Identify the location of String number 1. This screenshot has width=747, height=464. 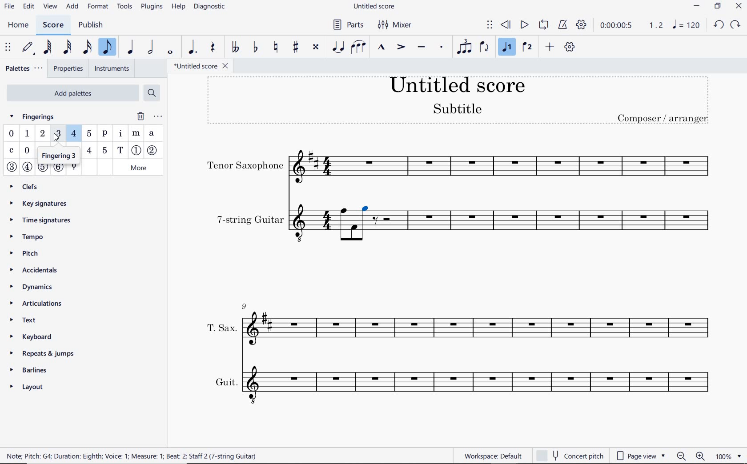
(137, 151).